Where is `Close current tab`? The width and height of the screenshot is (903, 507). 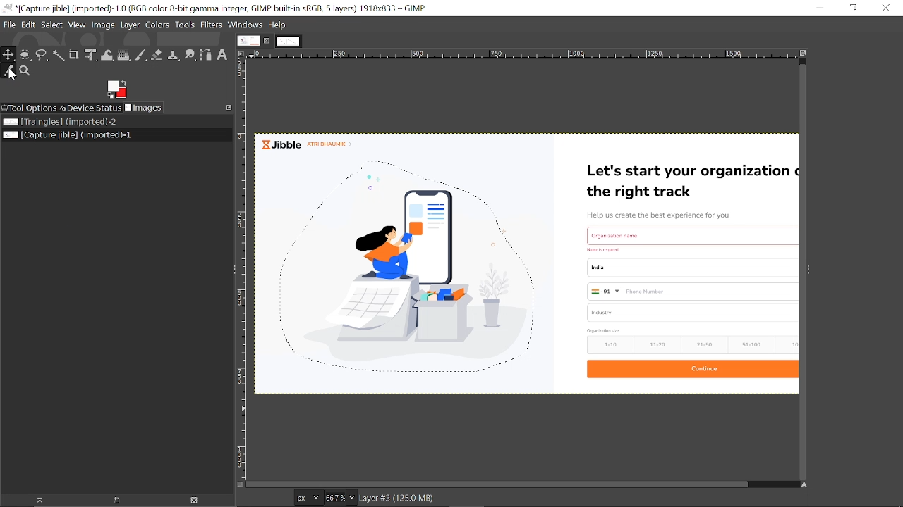
Close current tab is located at coordinates (267, 41).